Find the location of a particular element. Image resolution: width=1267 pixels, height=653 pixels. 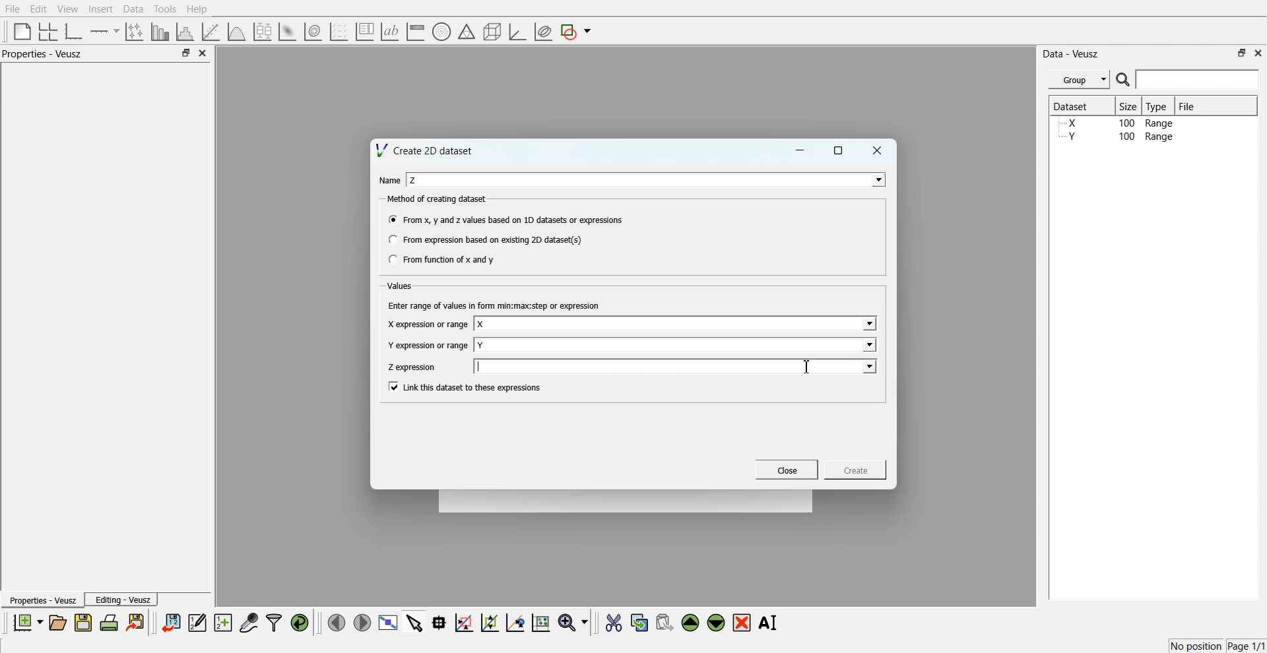

New document is located at coordinates (27, 622).